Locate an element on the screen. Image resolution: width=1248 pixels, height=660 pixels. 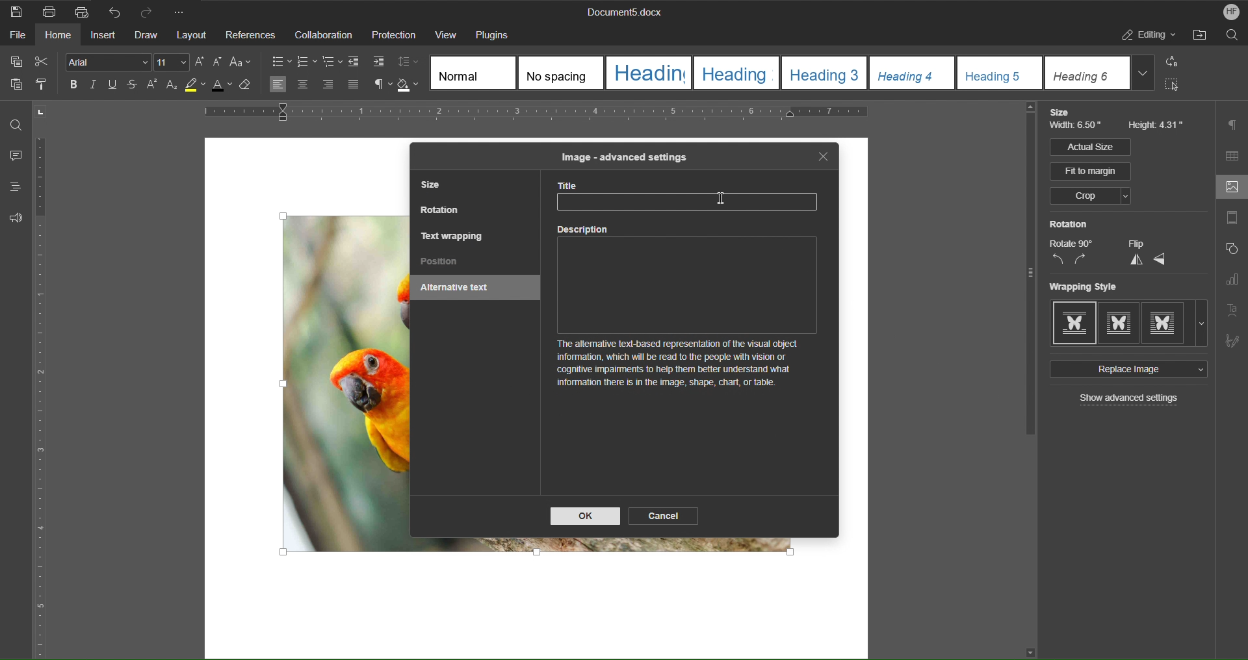
More is located at coordinates (183, 11).